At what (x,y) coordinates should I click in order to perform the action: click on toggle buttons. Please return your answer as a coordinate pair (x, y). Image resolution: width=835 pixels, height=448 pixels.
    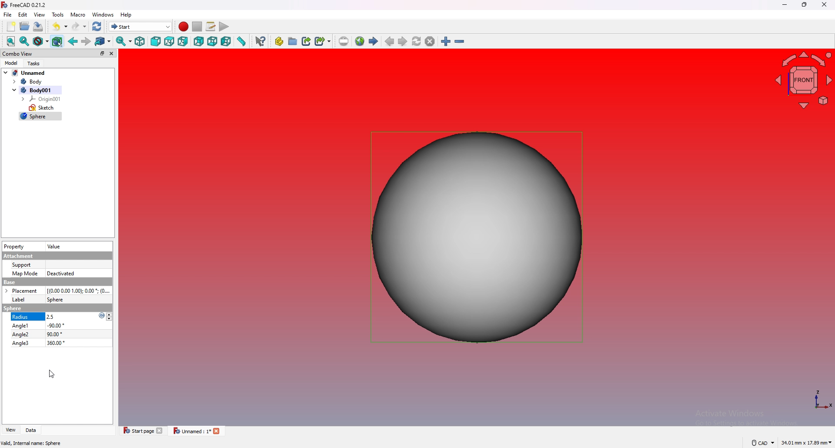
    Looking at the image, I should click on (110, 317).